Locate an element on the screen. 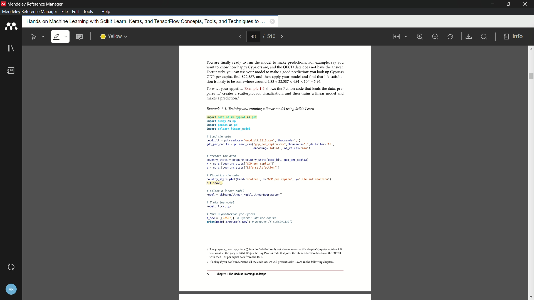  save is located at coordinates (469, 37).